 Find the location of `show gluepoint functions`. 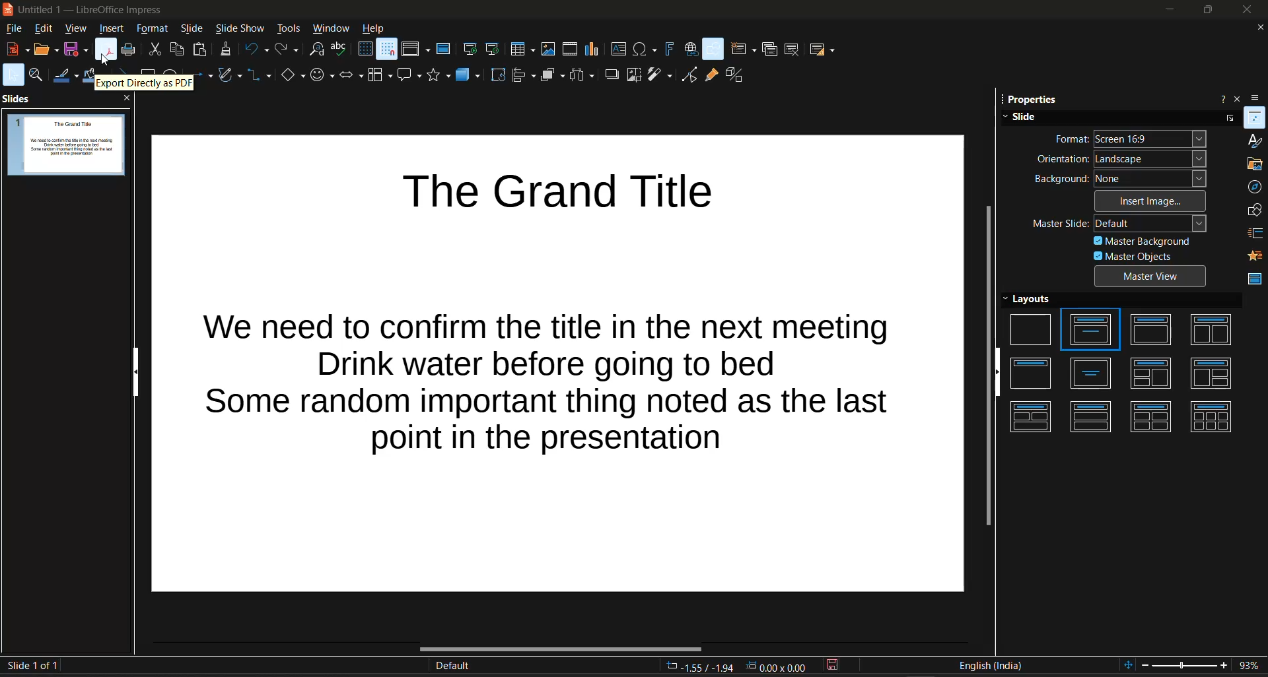

show gluepoint functions is located at coordinates (711, 76).